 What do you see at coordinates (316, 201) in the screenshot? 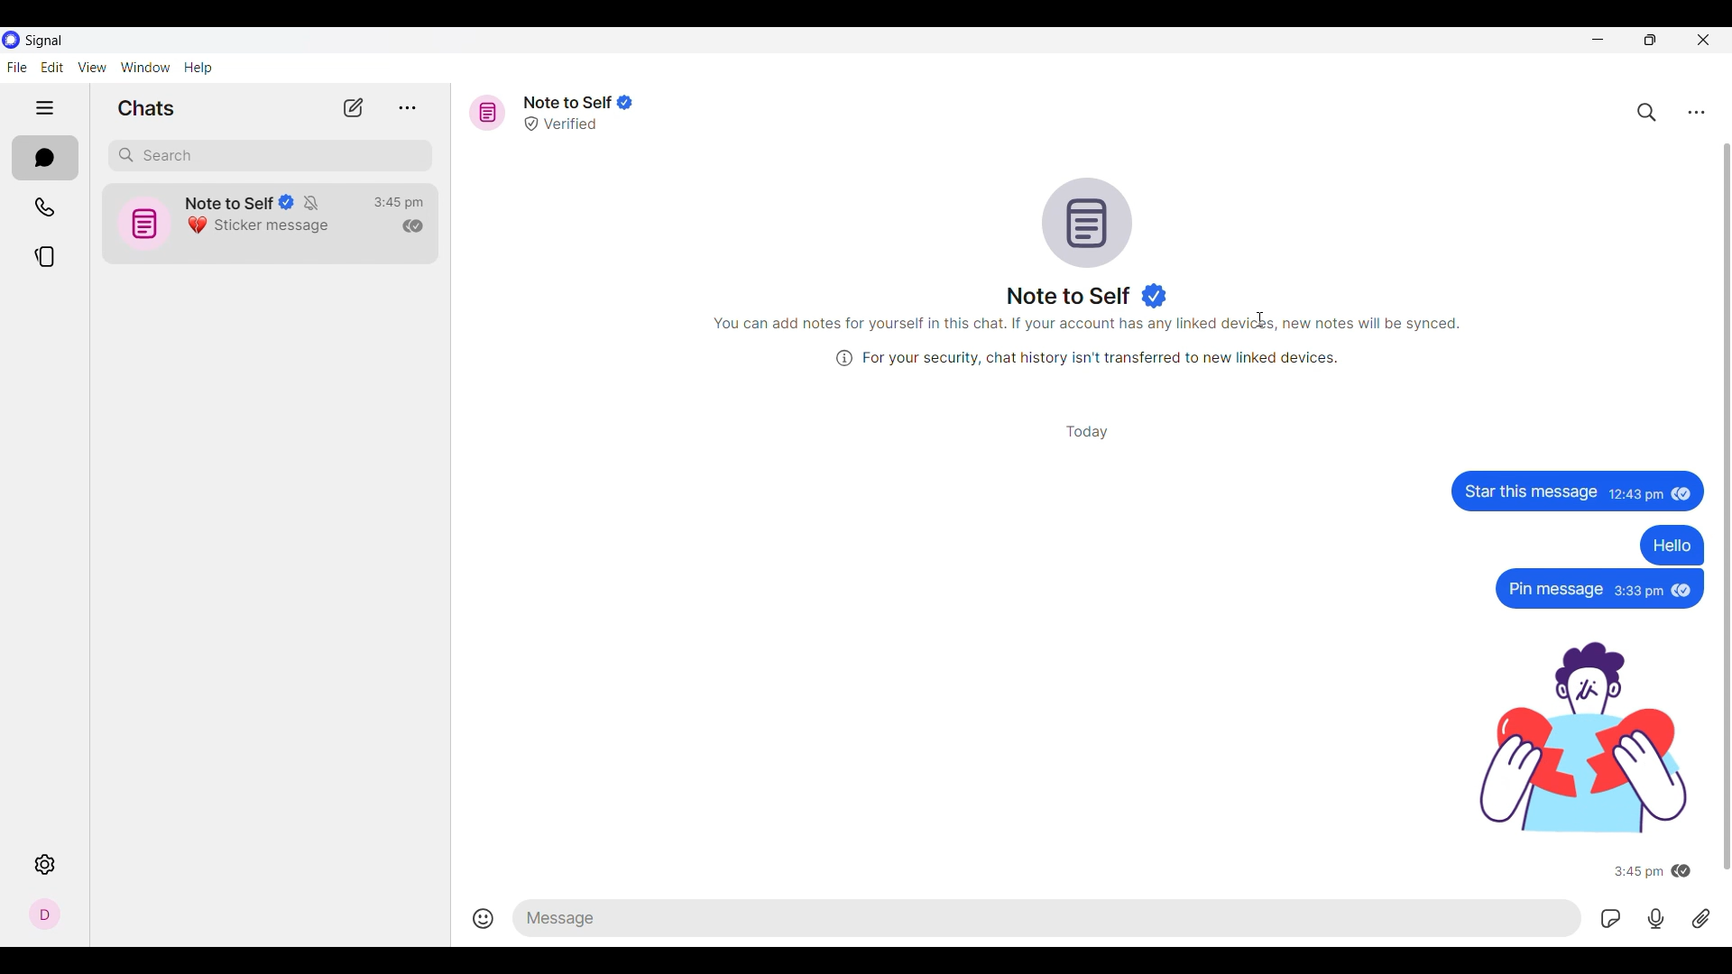
I see `Indicates conversation has been muted` at bounding box center [316, 201].